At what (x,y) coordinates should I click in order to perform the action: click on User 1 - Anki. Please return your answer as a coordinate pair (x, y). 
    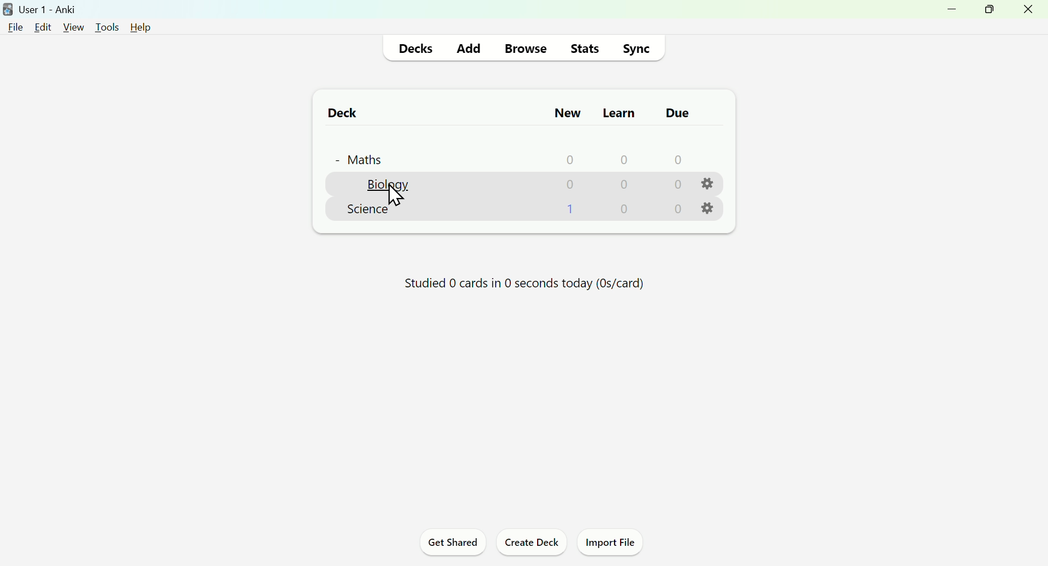
    Looking at the image, I should click on (43, 8).